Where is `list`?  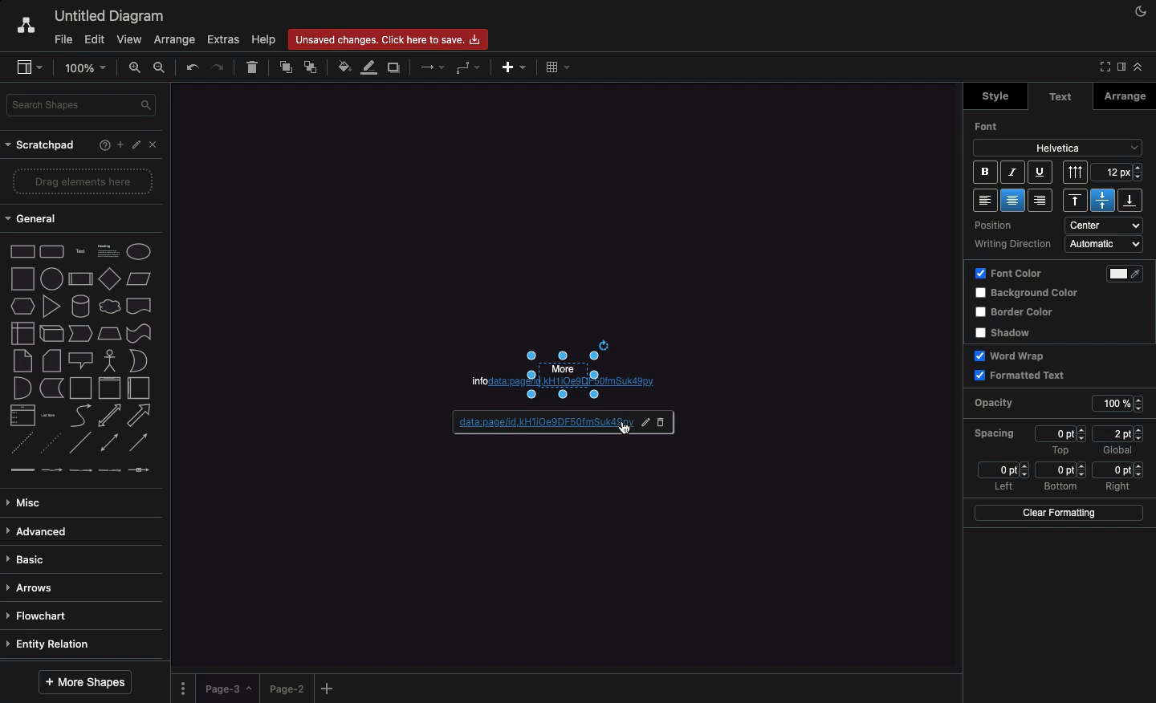
list is located at coordinates (23, 415).